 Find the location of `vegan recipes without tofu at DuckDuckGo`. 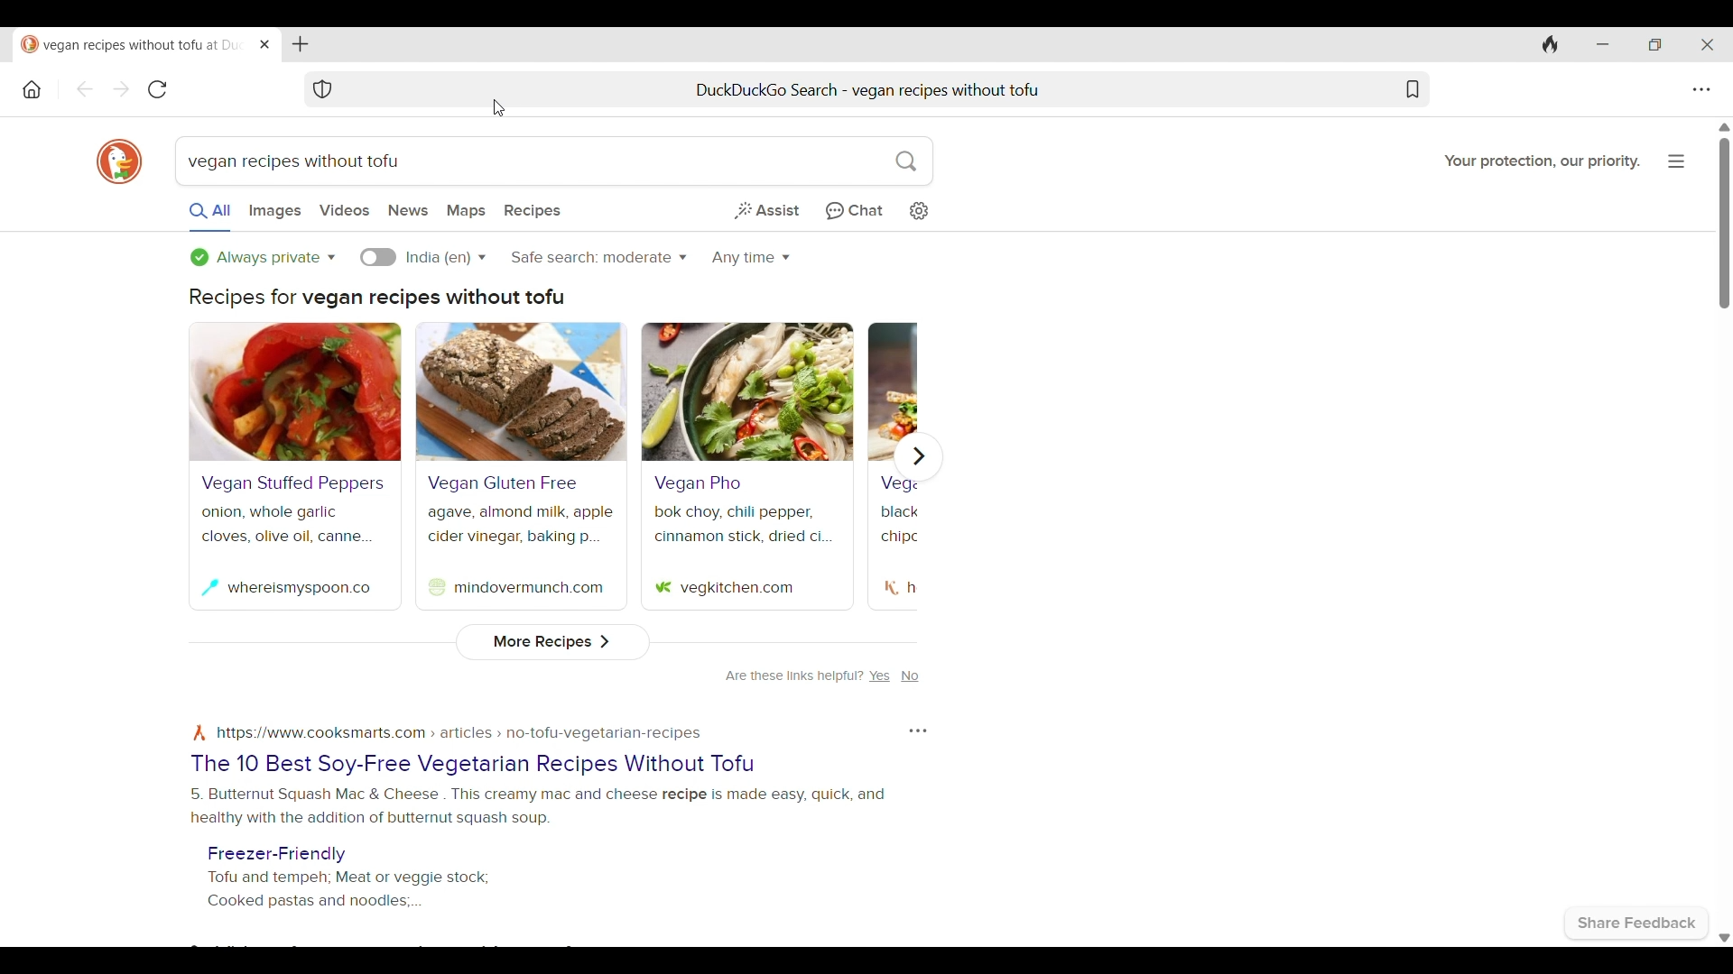

vegan recipes without tofu at DuckDuckGo is located at coordinates (134, 46).